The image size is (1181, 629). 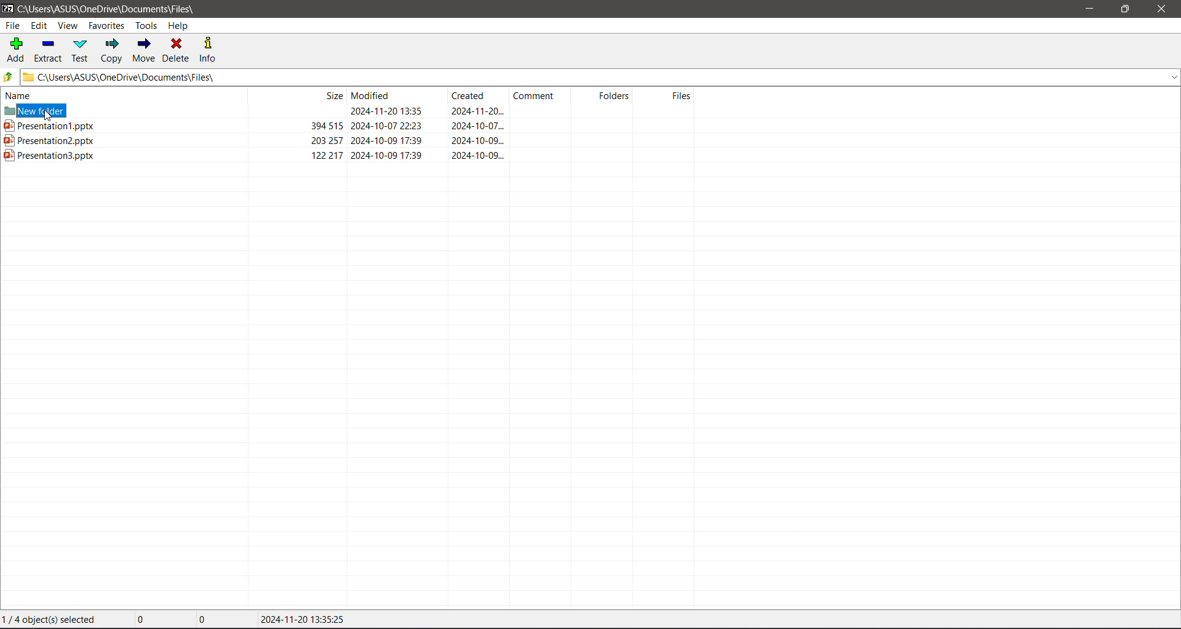 I want to click on Total Size of selected file(s), so click(x=157, y=620).